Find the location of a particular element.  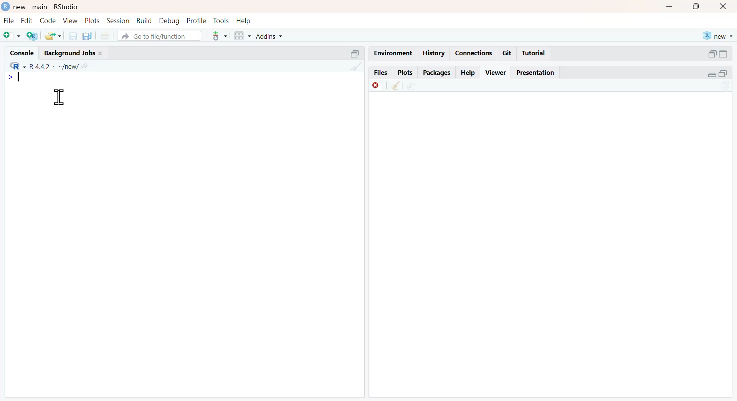

copy is located at coordinates (87, 36).